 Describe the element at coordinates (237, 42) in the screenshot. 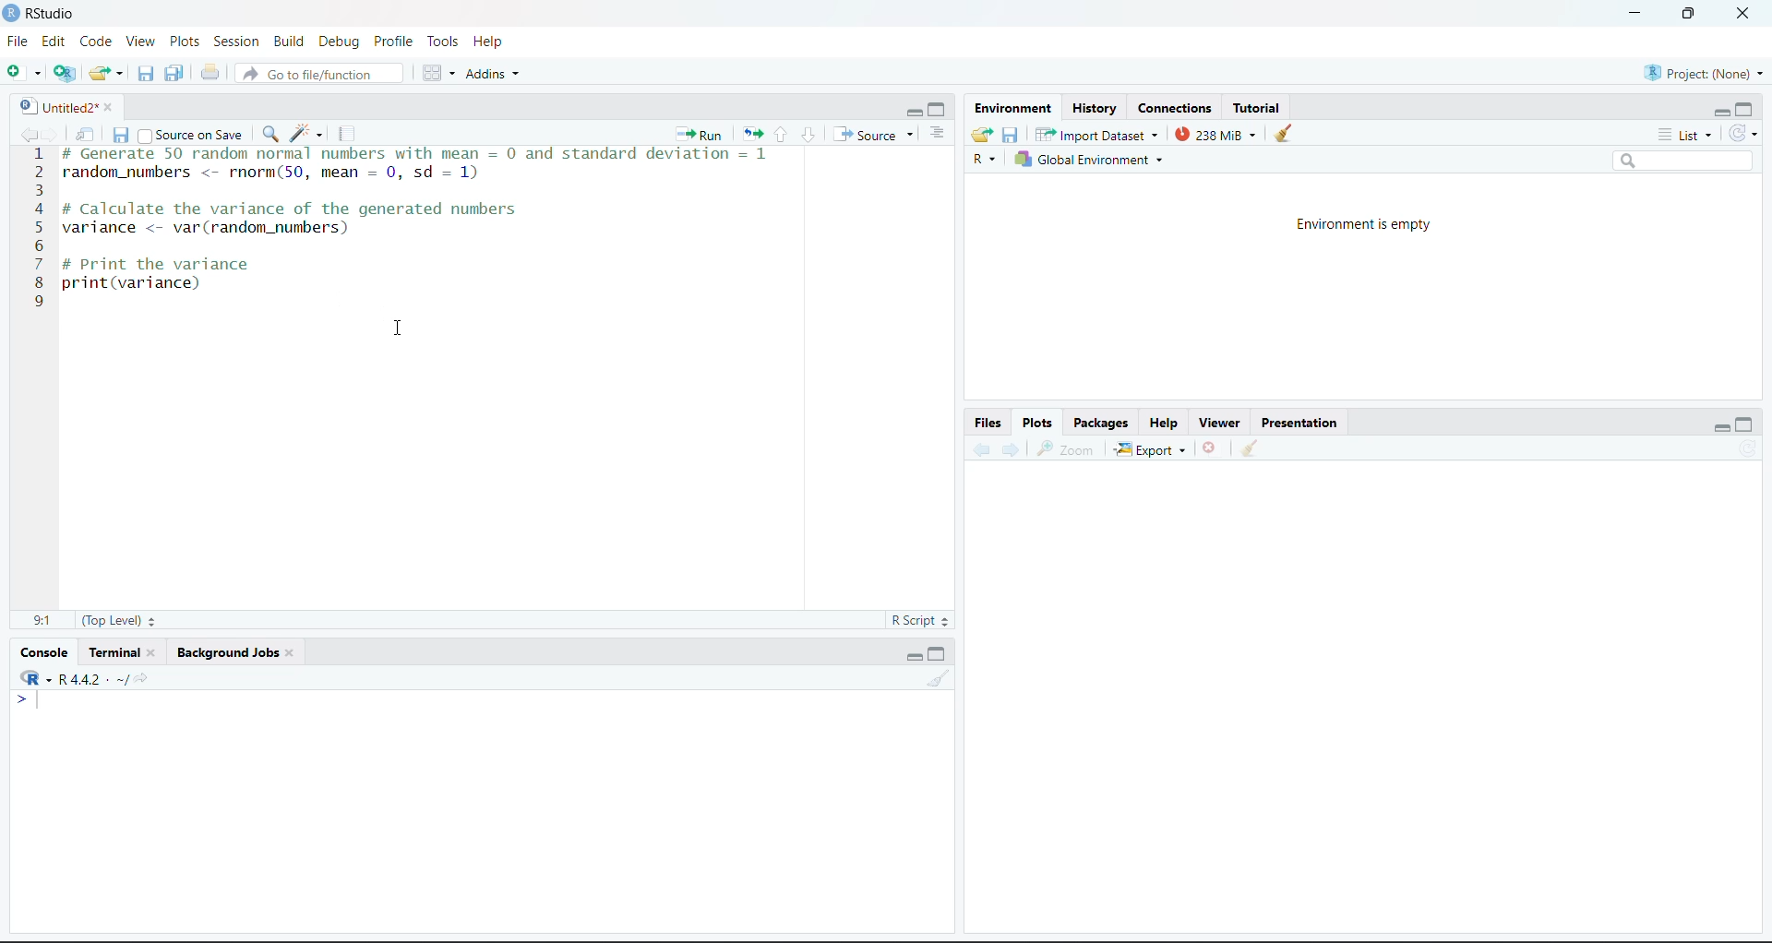

I see `Session` at that location.